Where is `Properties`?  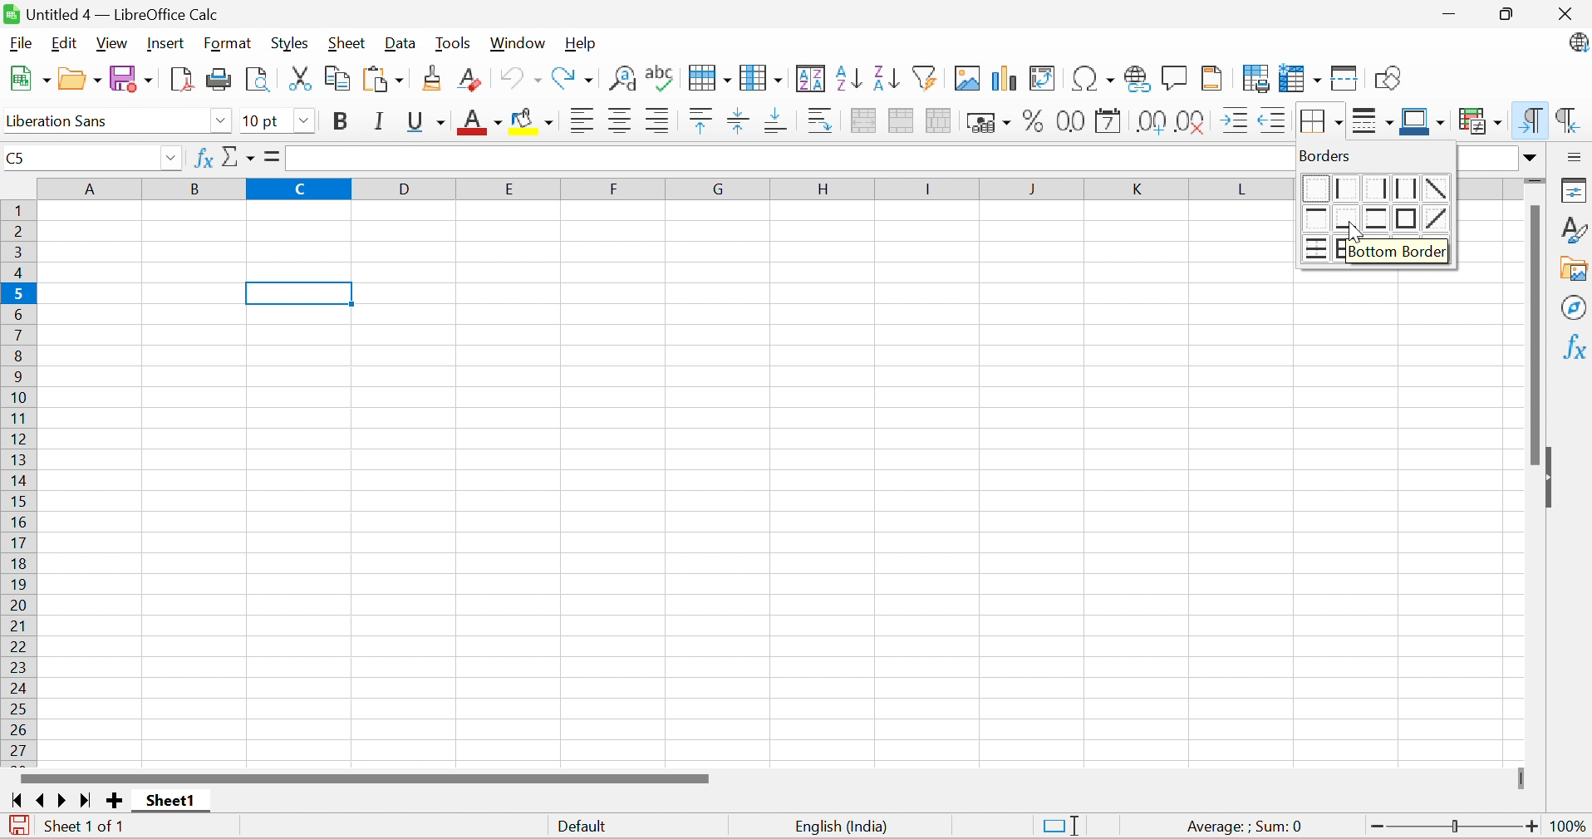 Properties is located at coordinates (1575, 189).